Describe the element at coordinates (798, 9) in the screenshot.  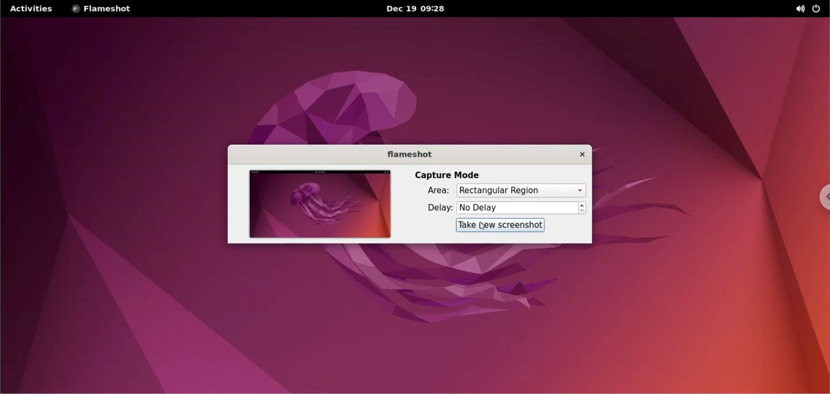
I see `sound options ` at that location.